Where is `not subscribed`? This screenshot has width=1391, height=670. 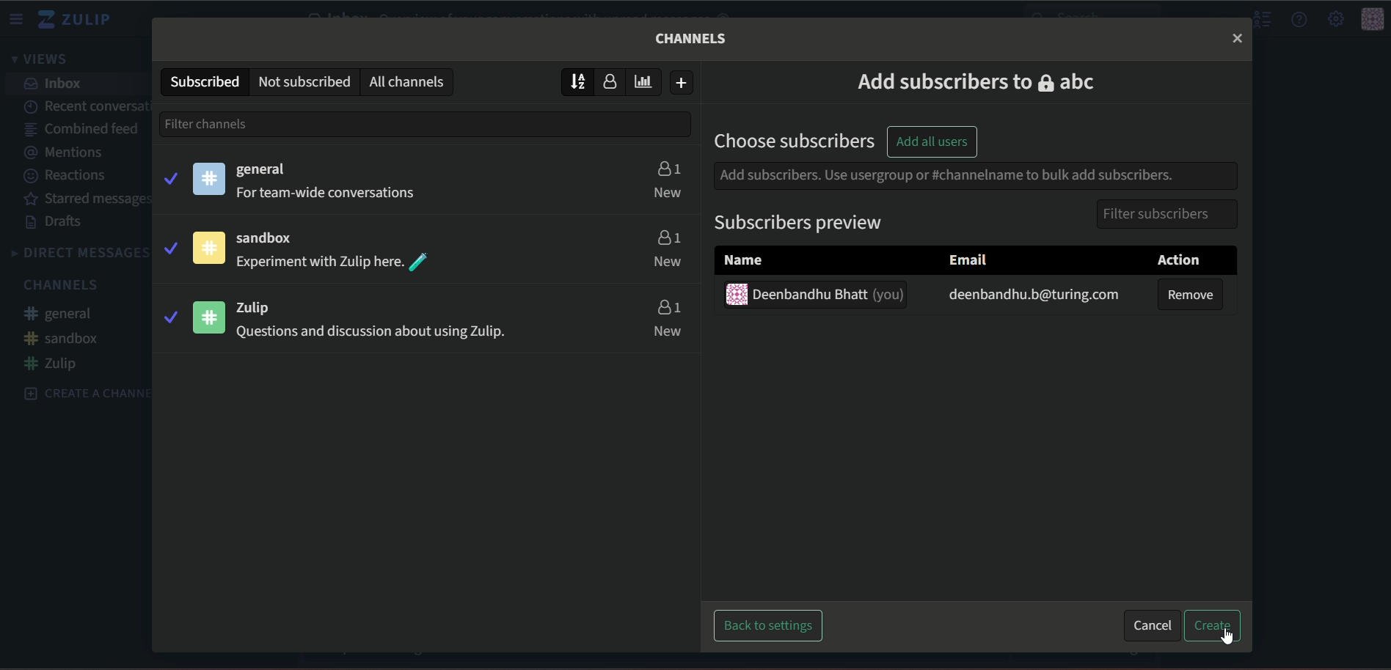
not subscribed is located at coordinates (304, 81).